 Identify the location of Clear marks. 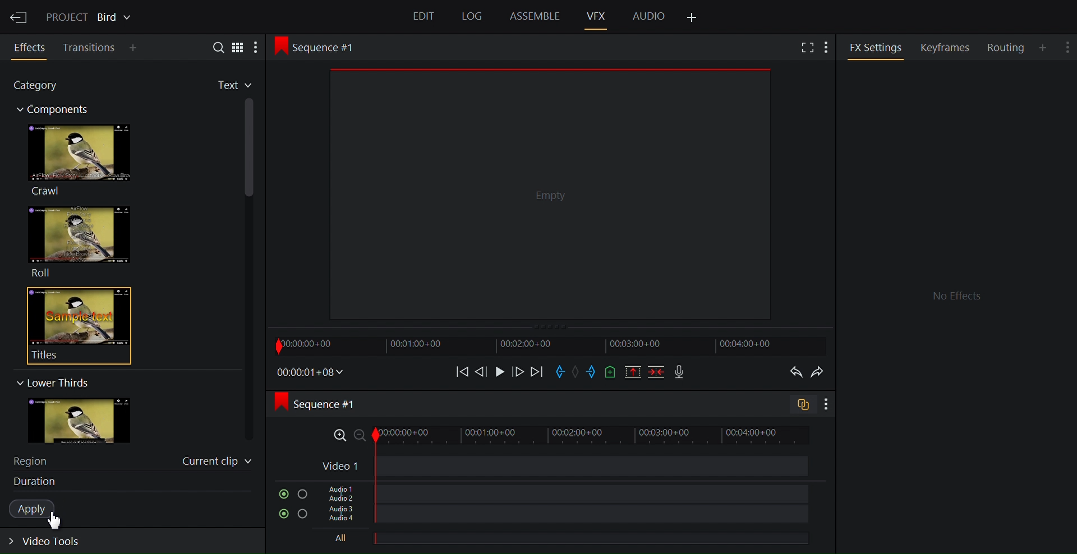
(577, 371).